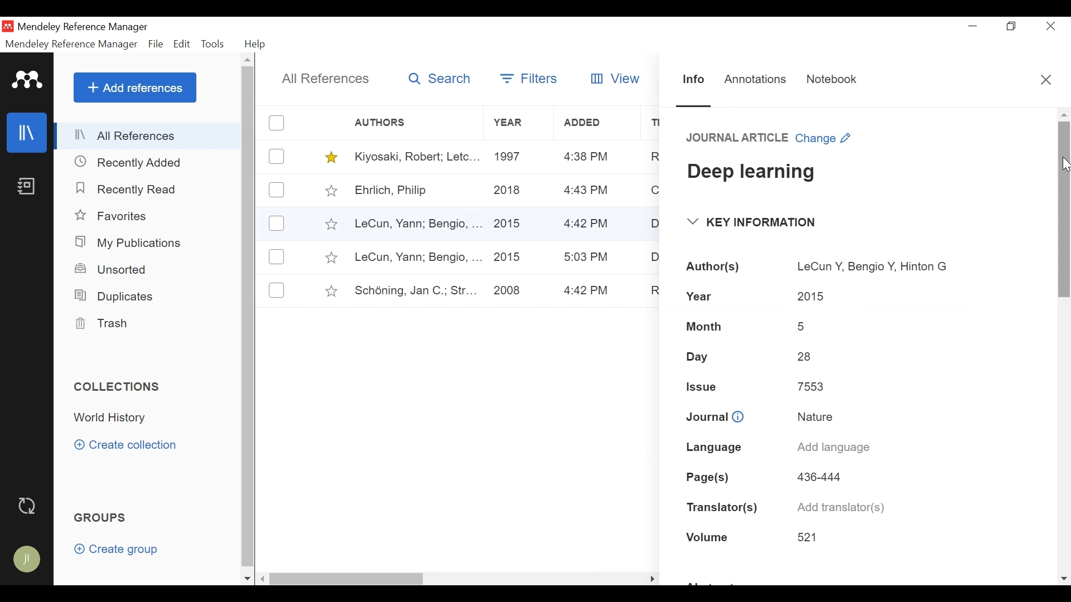  Describe the element at coordinates (441, 80) in the screenshot. I see `Search` at that location.